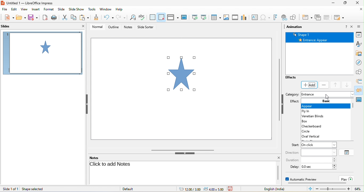 This screenshot has height=192, width=364. What do you see at coordinates (325, 106) in the screenshot?
I see `appear` at bounding box center [325, 106].